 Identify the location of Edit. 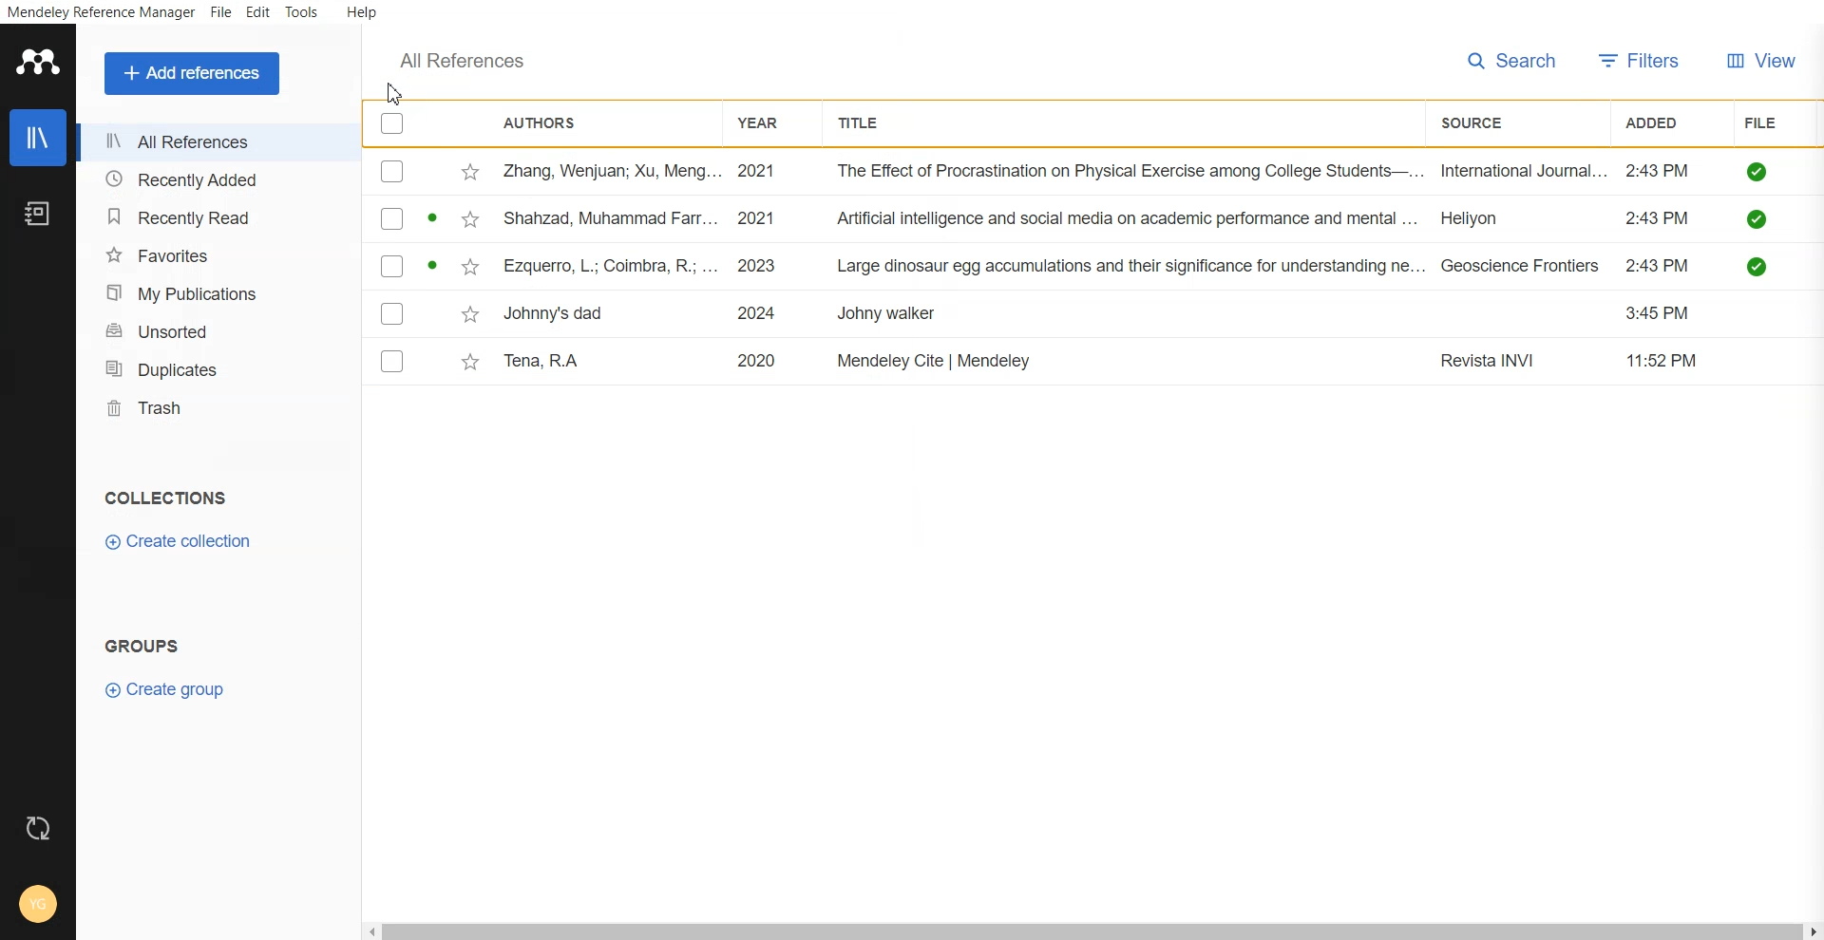
(257, 13).